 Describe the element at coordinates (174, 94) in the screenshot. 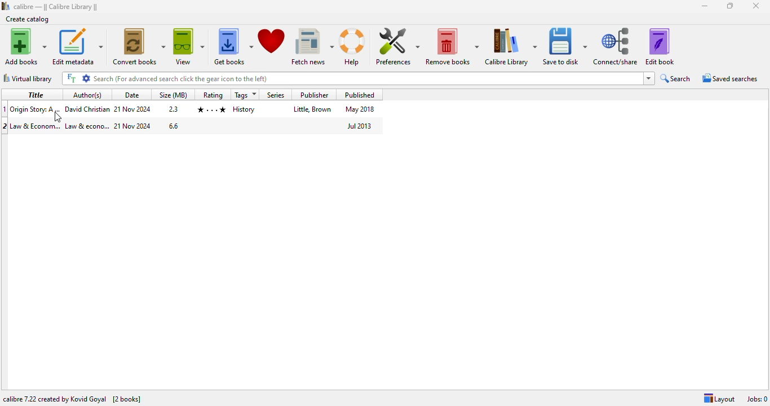

I see `size (MB)` at that location.